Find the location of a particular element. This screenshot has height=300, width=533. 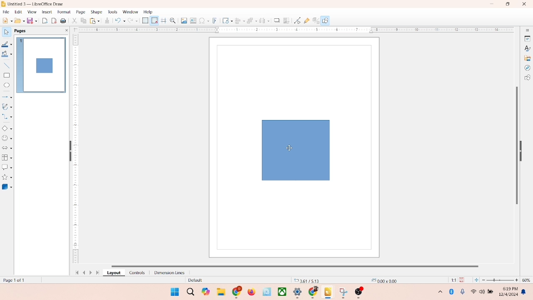

line color is located at coordinates (7, 44).